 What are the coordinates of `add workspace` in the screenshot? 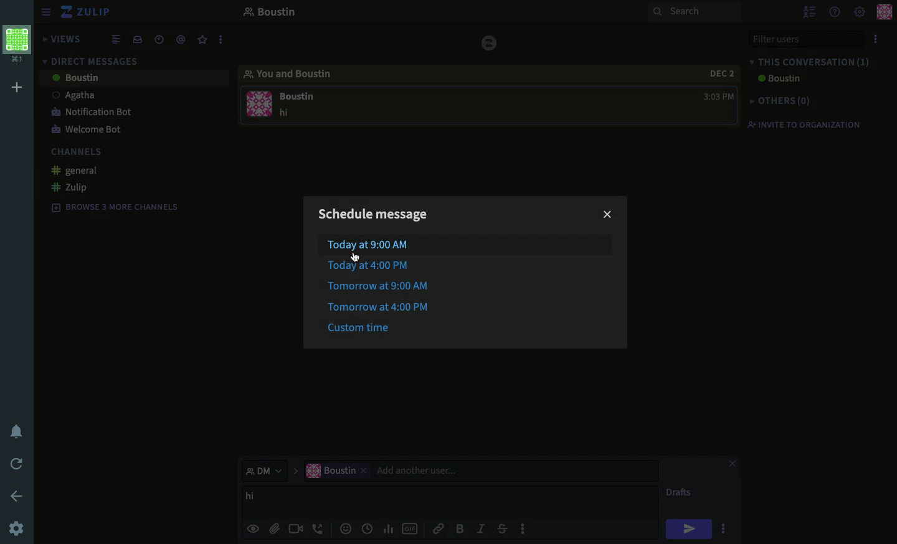 It's located at (17, 85).